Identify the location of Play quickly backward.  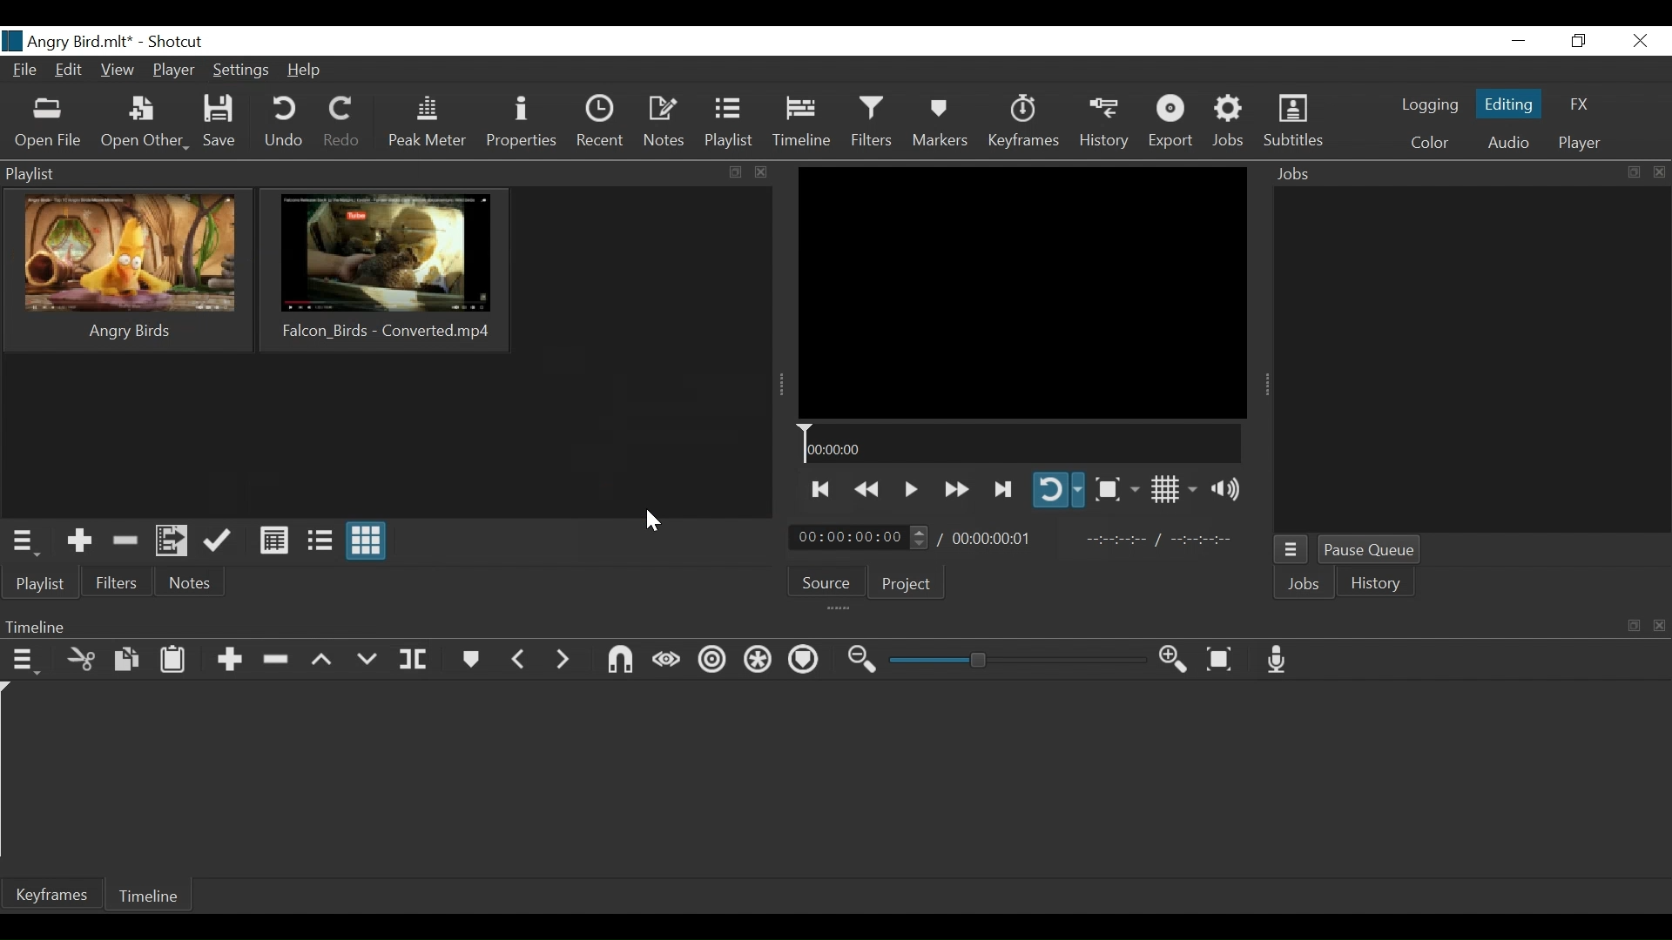
(868, 489).